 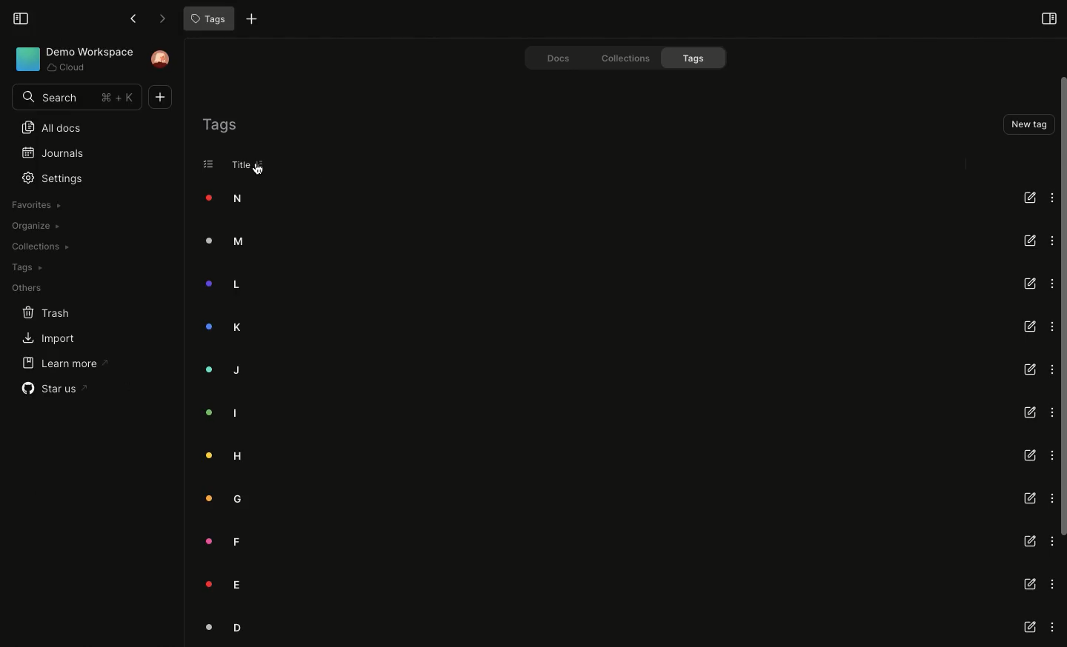 I want to click on Others, so click(x=24, y=289).